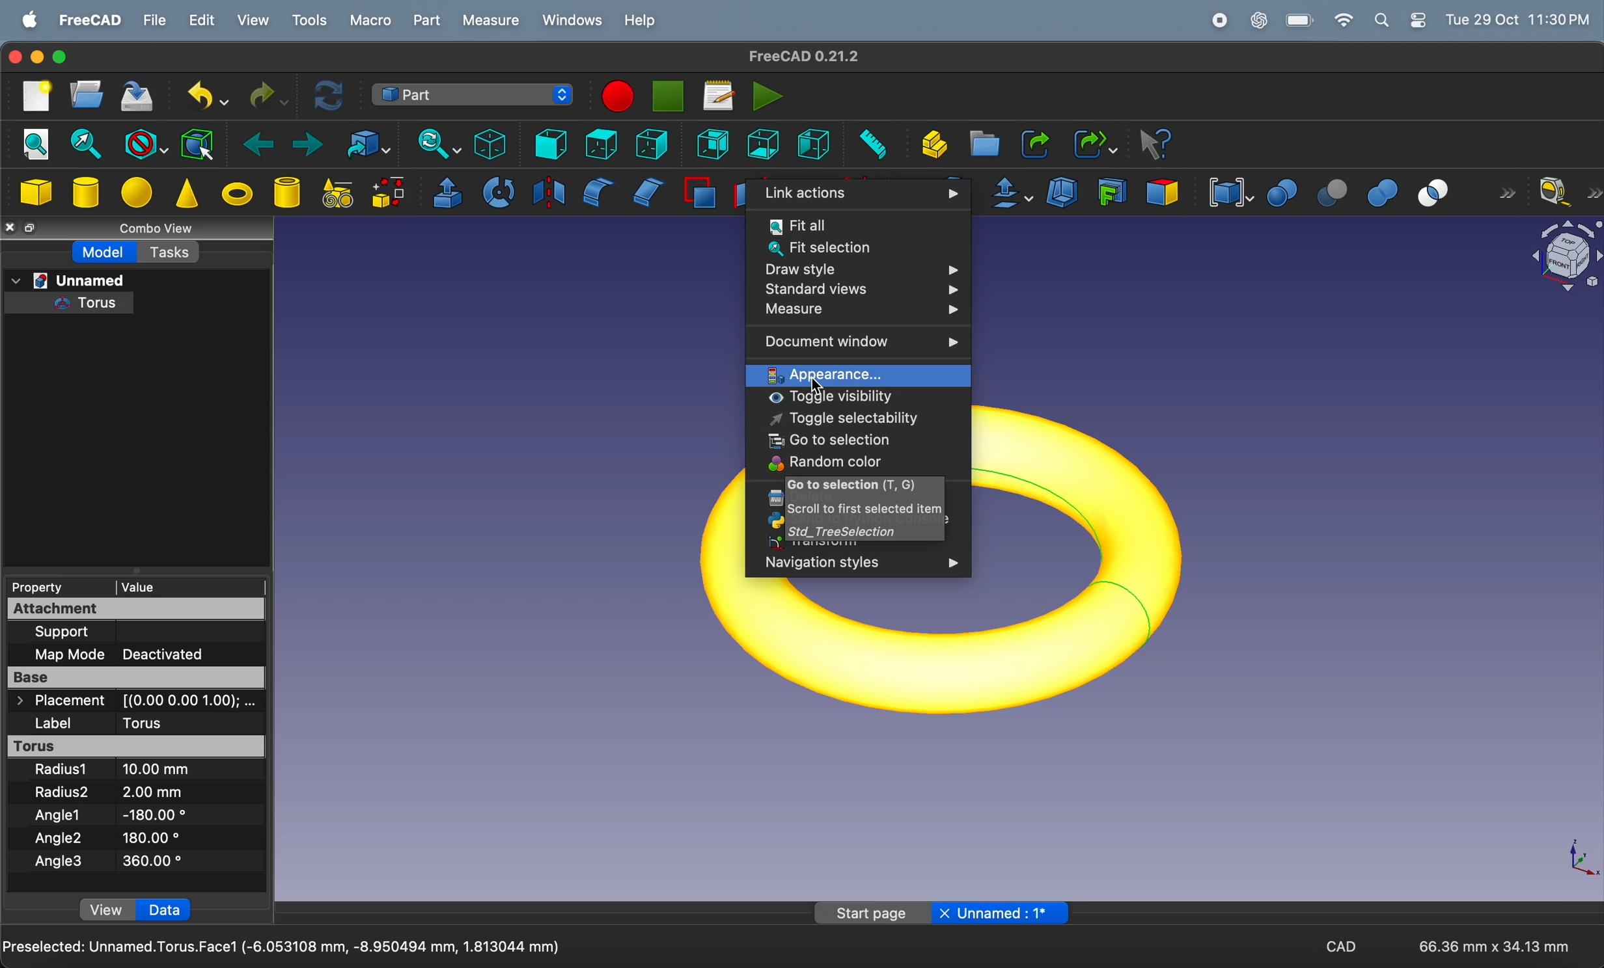 The width and height of the screenshot is (1604, 968). What do you see at coordinates (651, 144) in the screenshot?
I see `right view` at bounding box center [651, 144].